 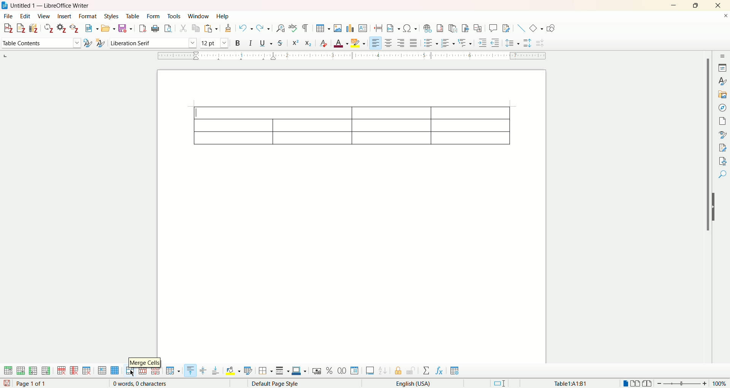 I want to click on paste, so click(x=211, y=28).